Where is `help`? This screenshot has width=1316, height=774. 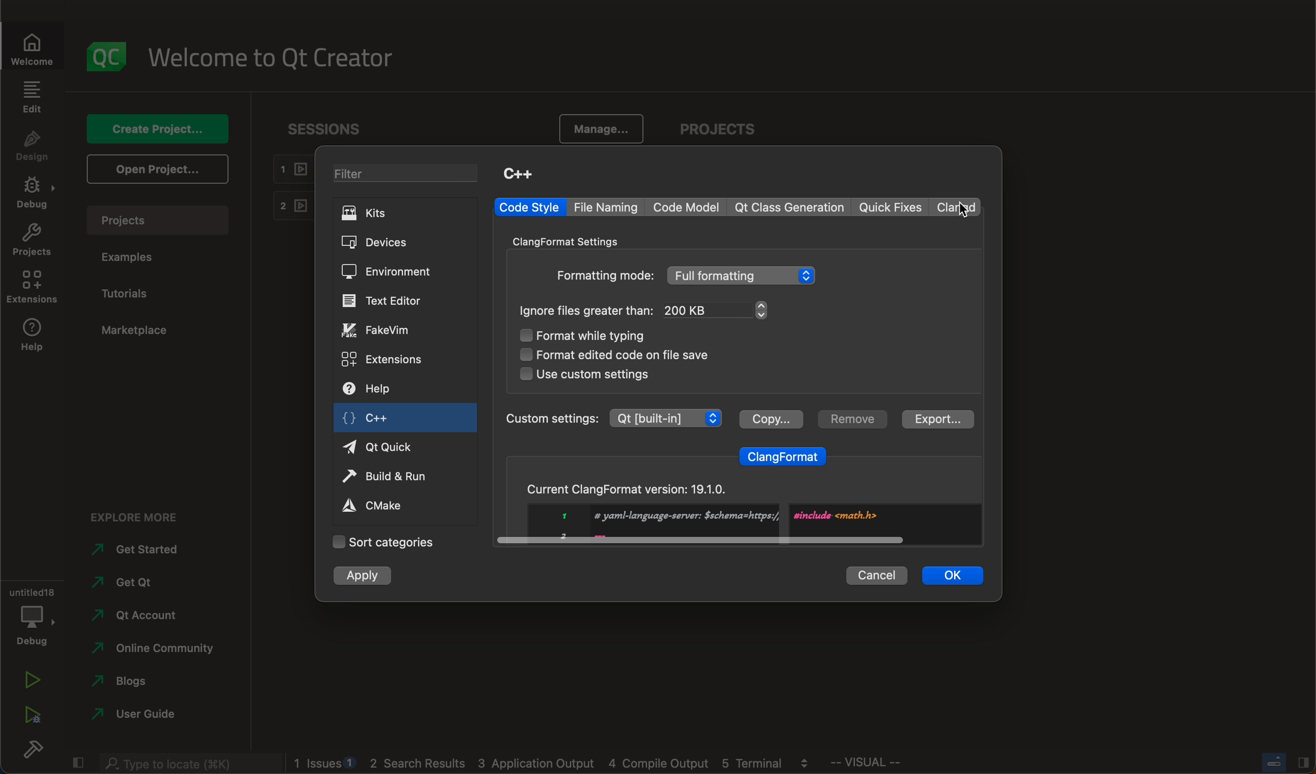 help is located at coordinates (380, 387).